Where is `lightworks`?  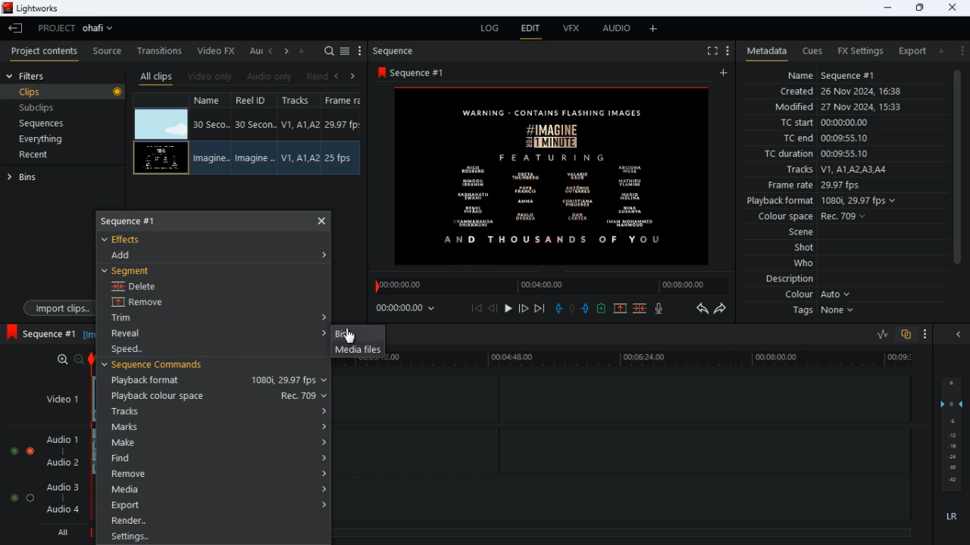 lightworks is located at coordinates (33, 8).